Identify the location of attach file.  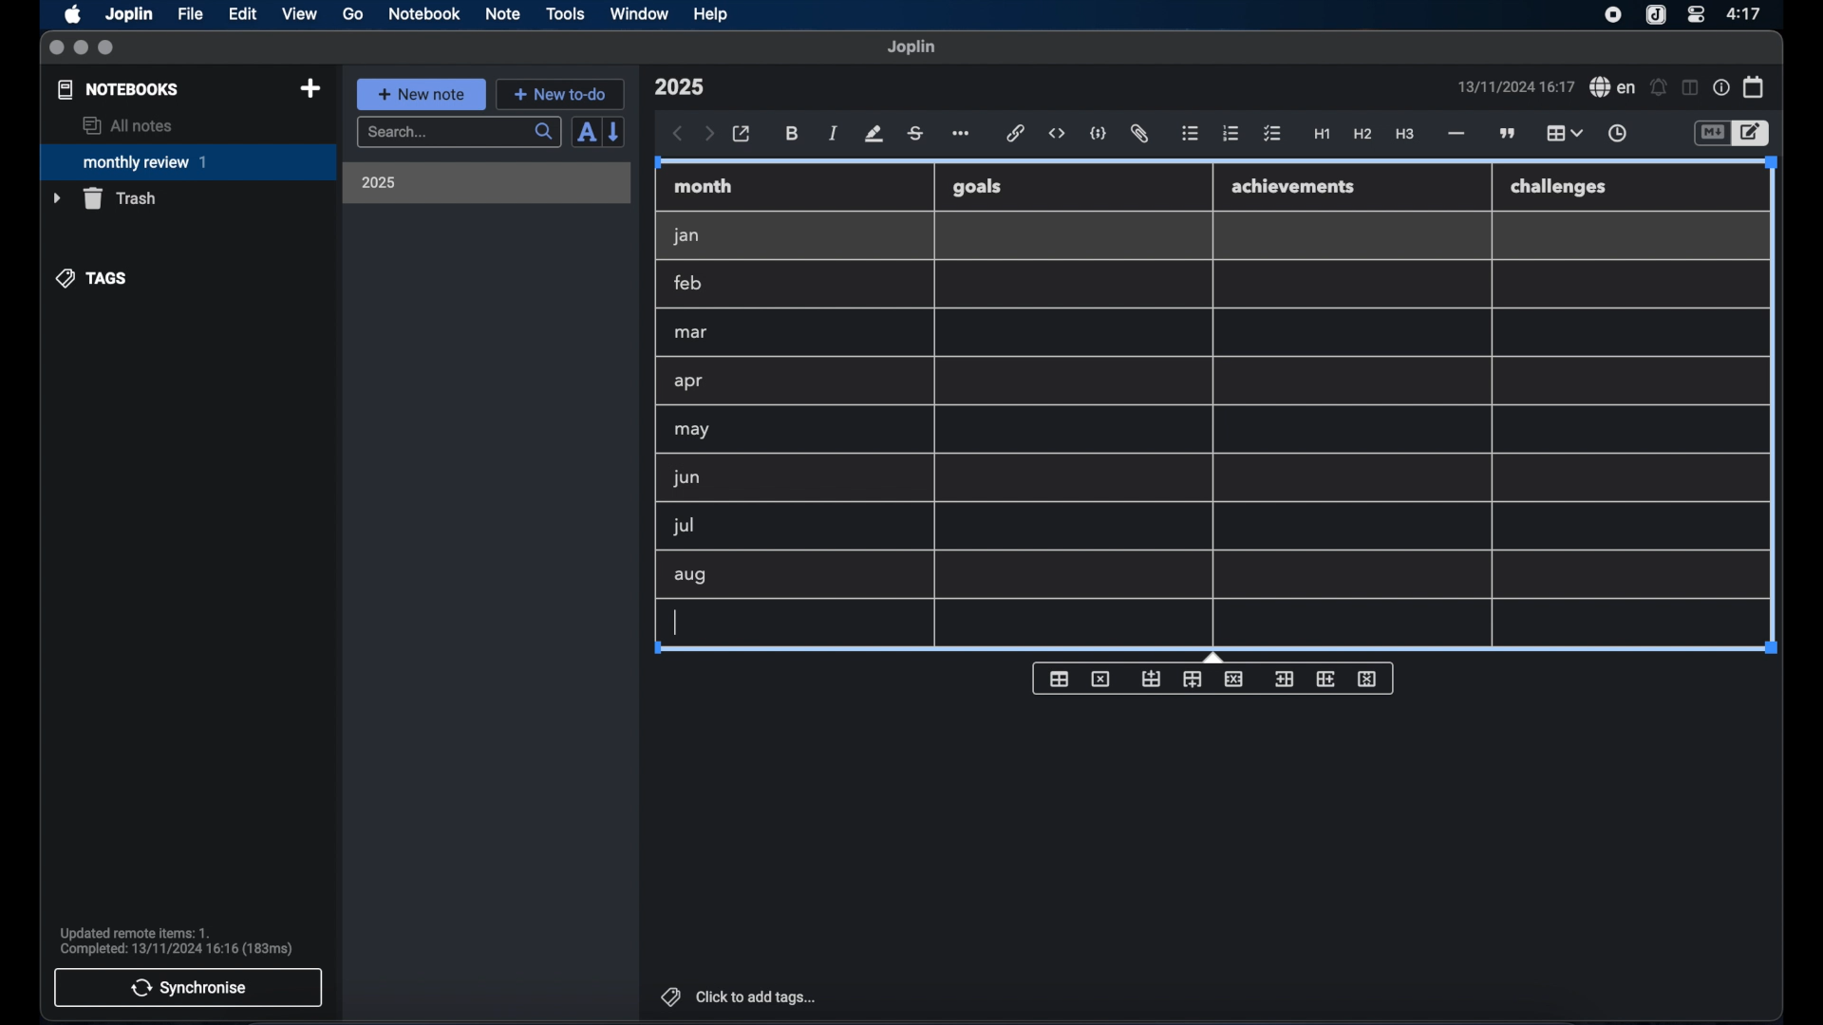
(1139, 134).